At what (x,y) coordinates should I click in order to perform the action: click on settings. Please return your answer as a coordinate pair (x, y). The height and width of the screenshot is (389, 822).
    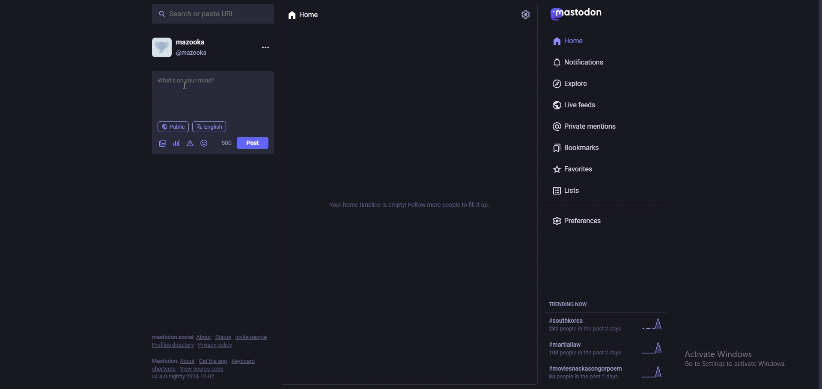
    Looking at the image, I should click on (526, 14).